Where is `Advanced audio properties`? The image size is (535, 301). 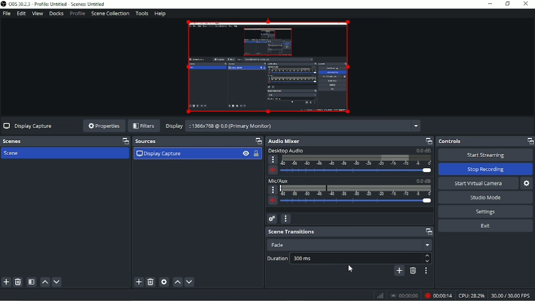
Advanced audio properties is located at coordinates (273, 219).